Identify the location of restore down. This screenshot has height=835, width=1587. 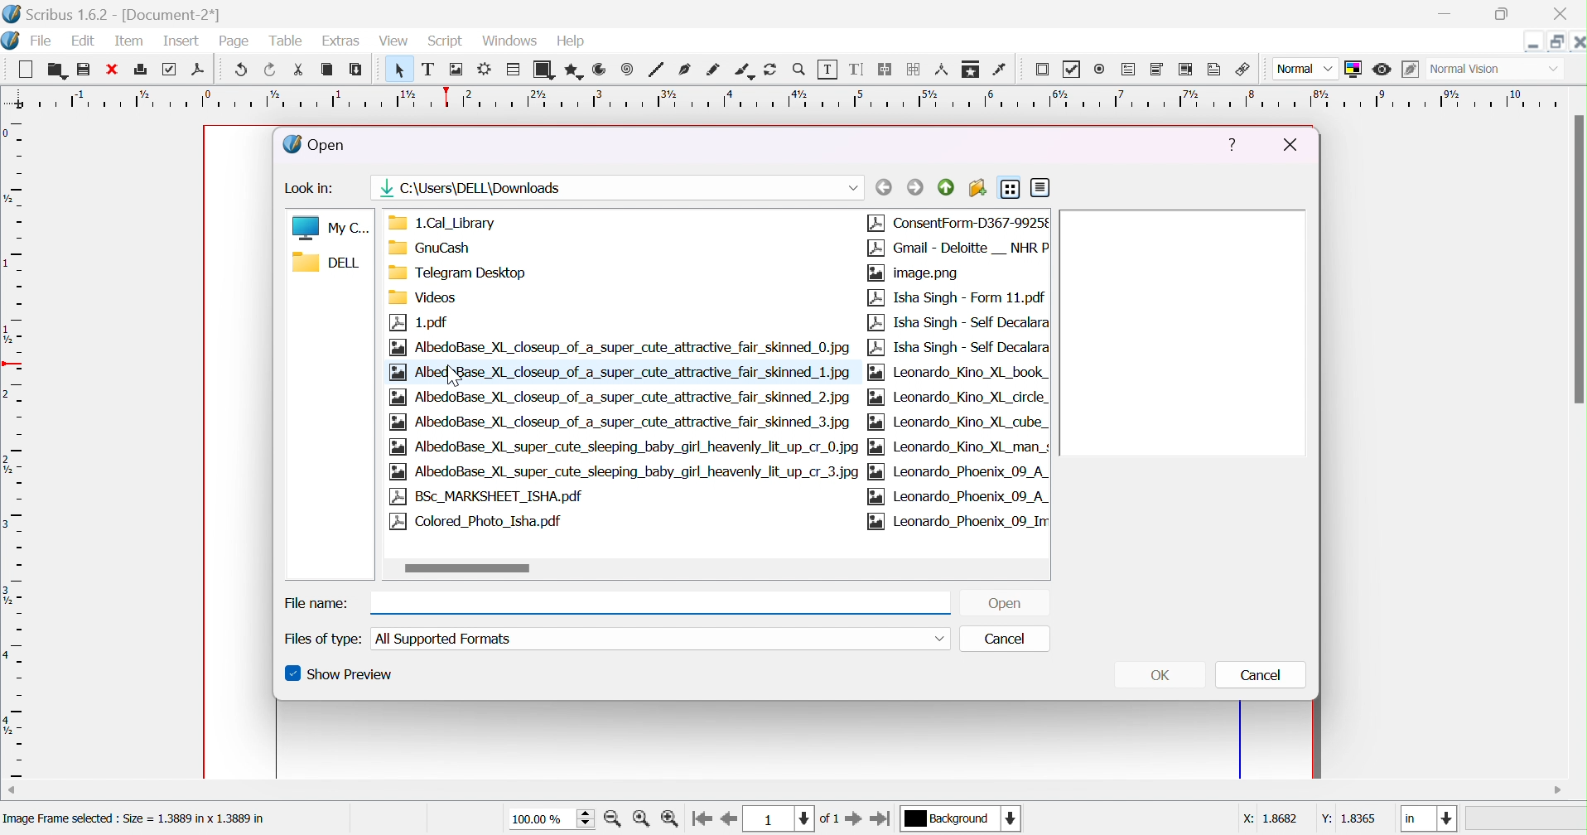
(1554, 38).